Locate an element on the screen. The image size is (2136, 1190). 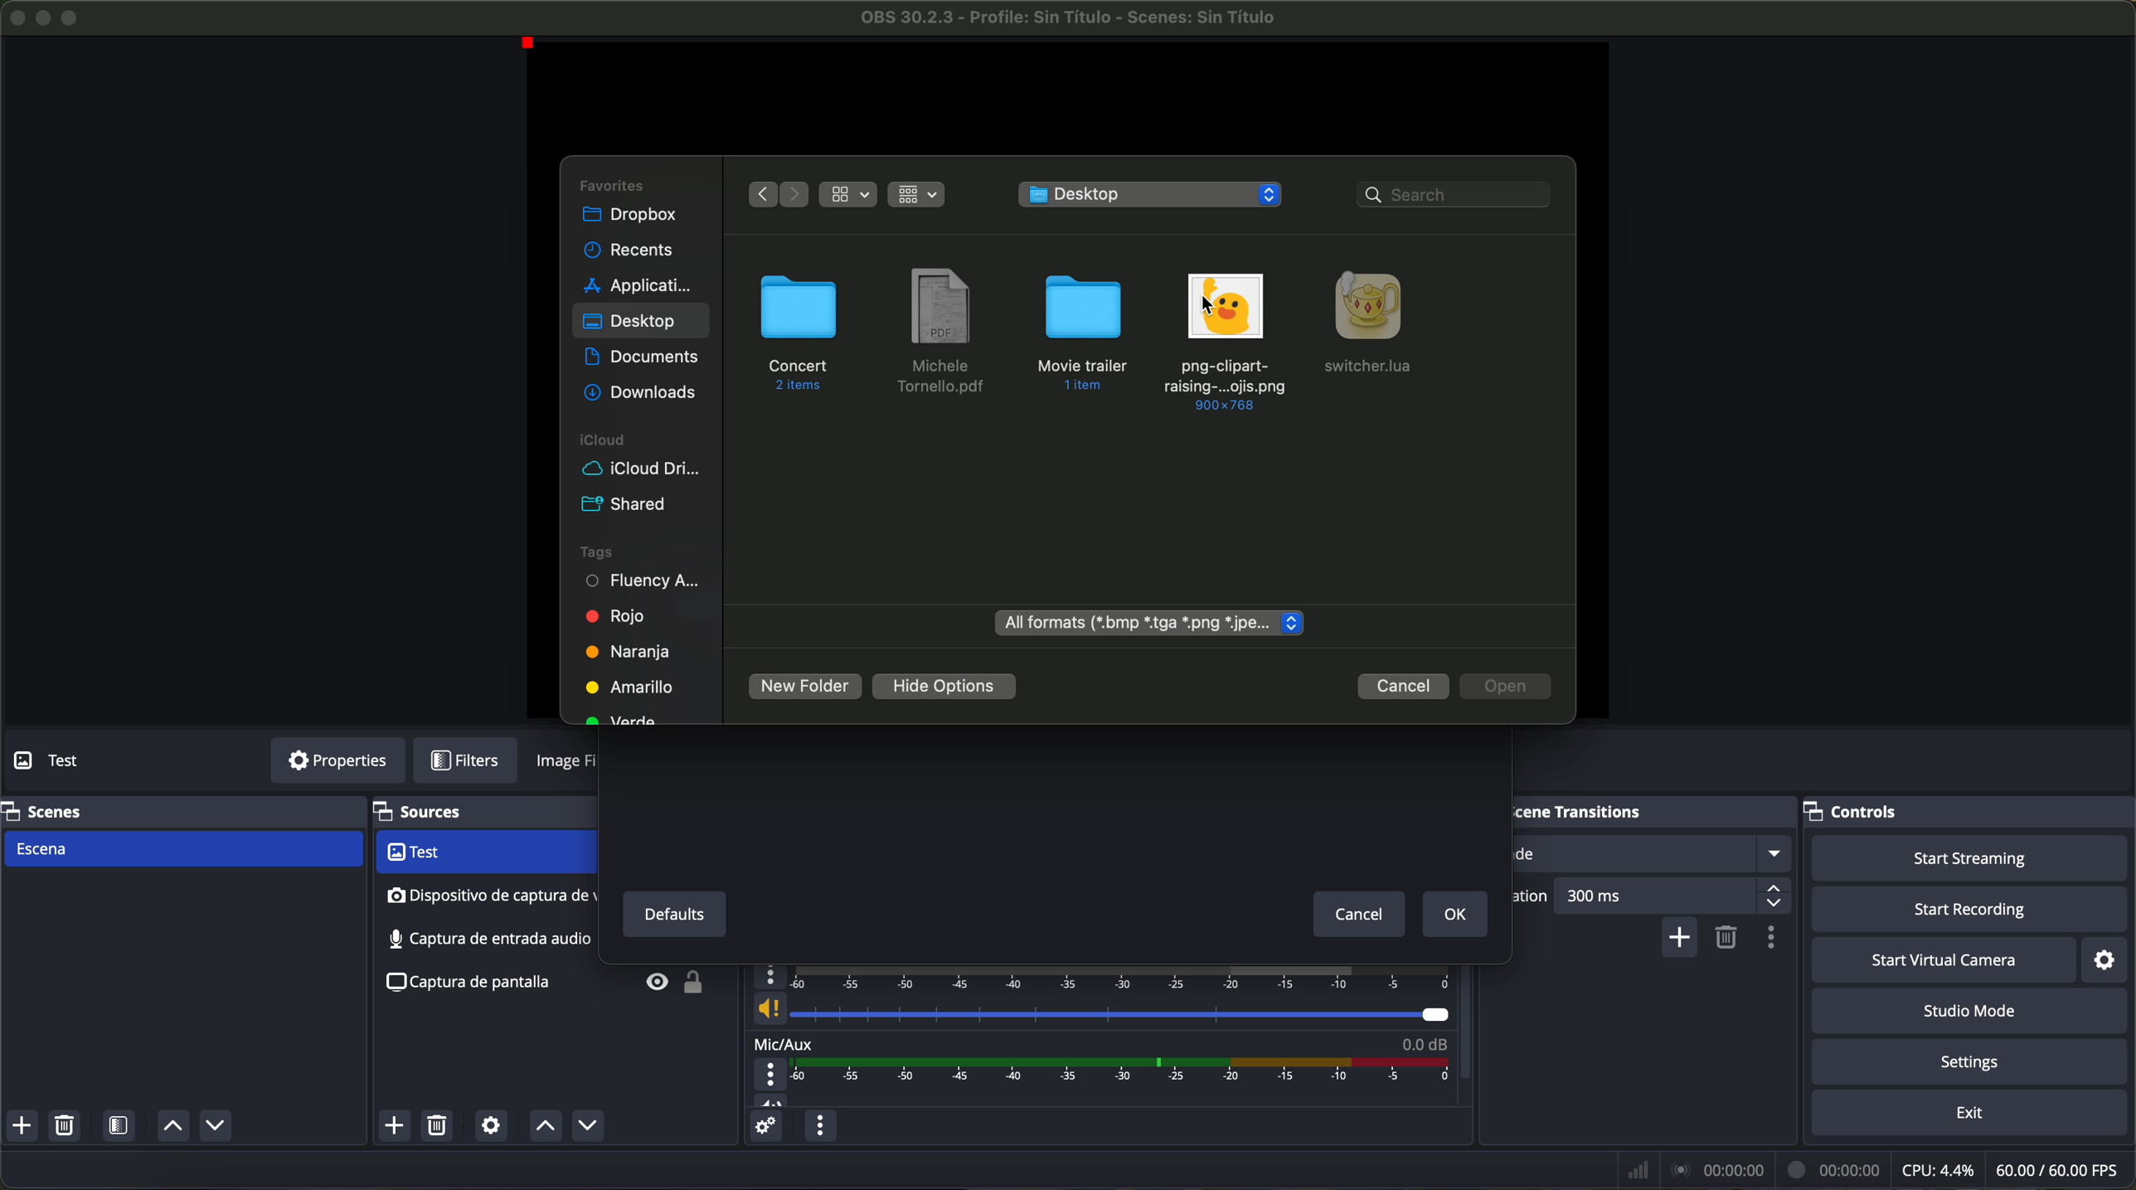
disable open button is located at coordinates (1507, 687).